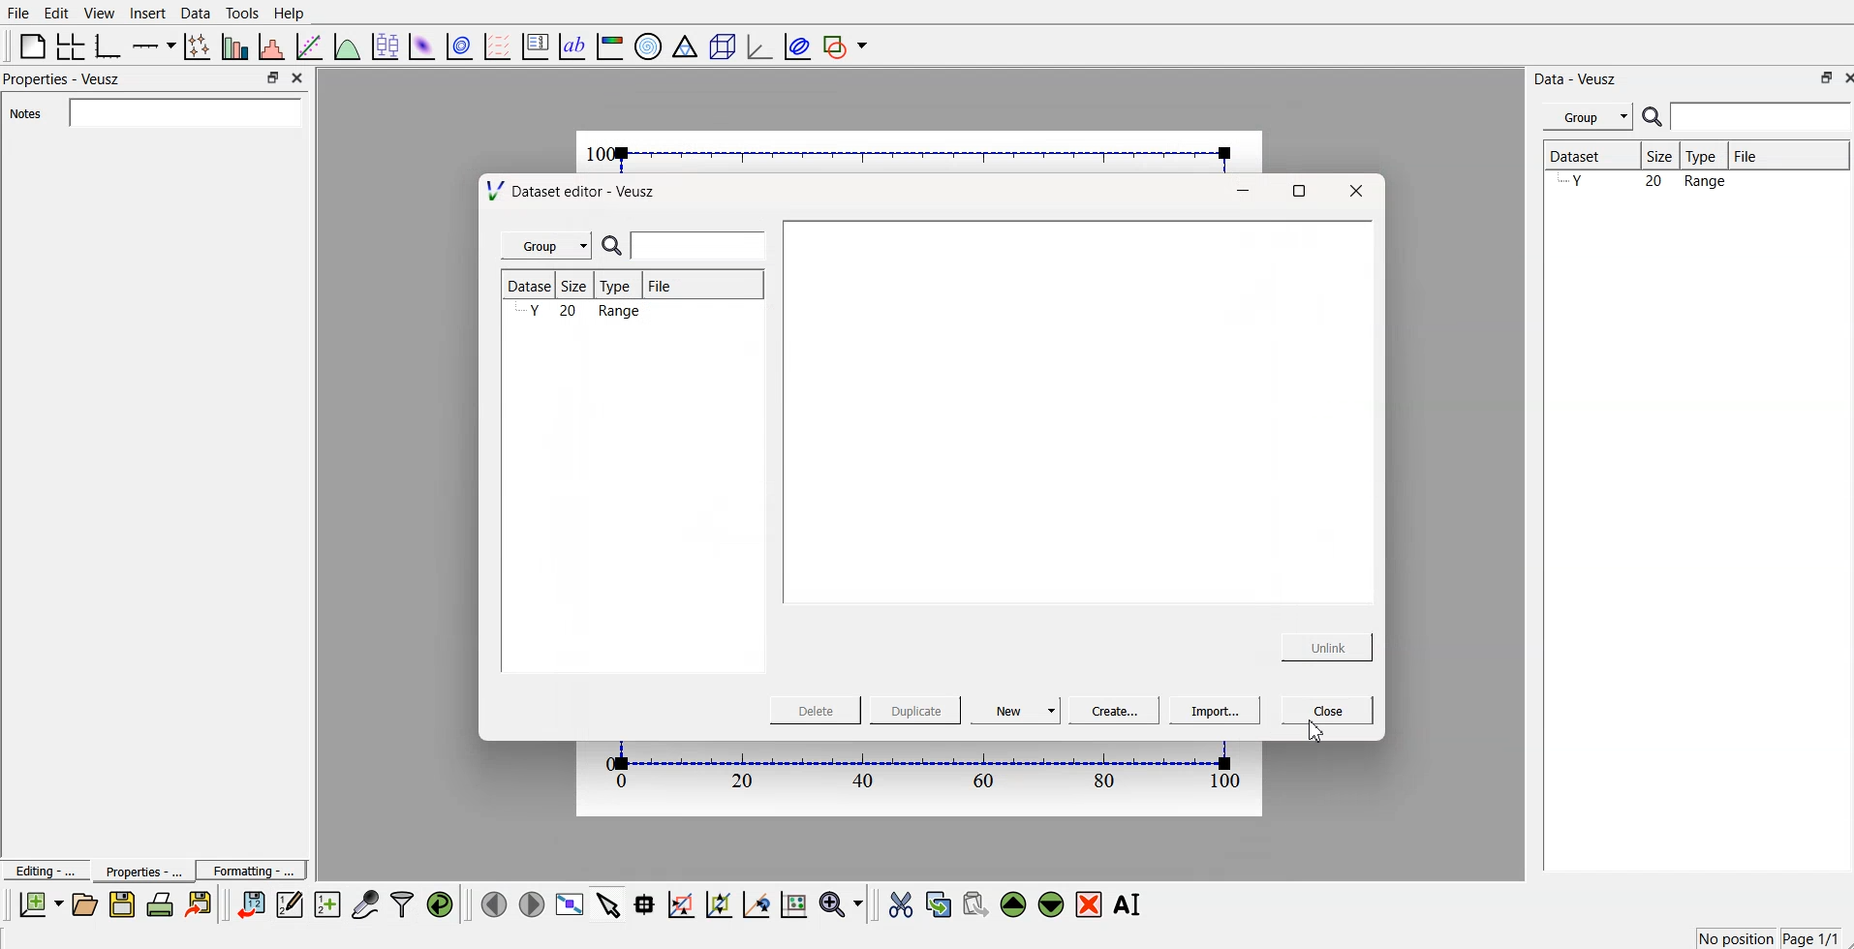 The image size is (1854, 949). What do you see at coordinates (915, 711) in the screenshot?
I see `Duplicate` at bounding box center [915, 711].